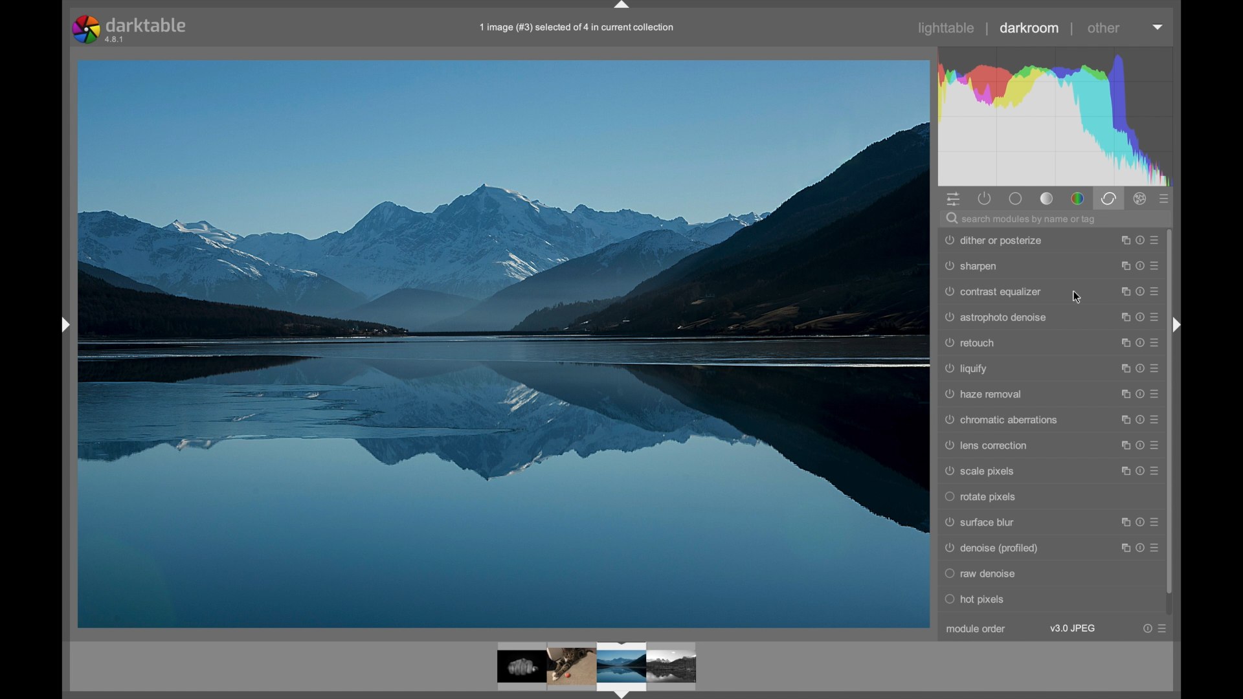  Describe the element at coordinates (1073, 628) in the screenshot. I see `v3.0 jpeg` at that location.